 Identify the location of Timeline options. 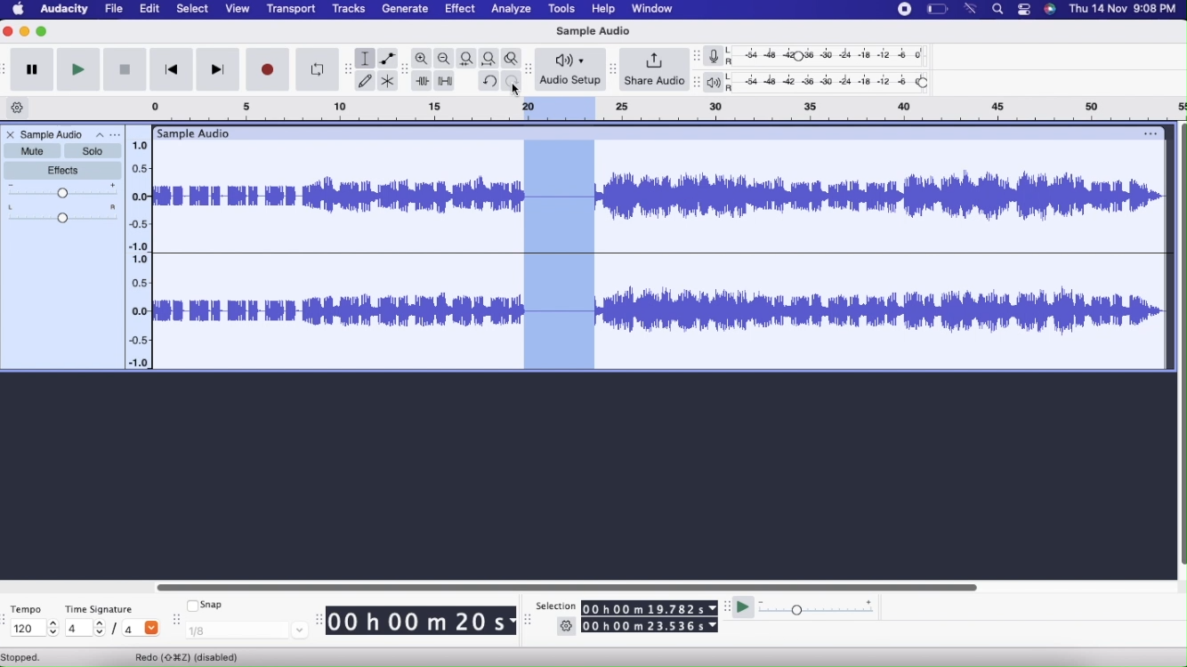
(16, 108).